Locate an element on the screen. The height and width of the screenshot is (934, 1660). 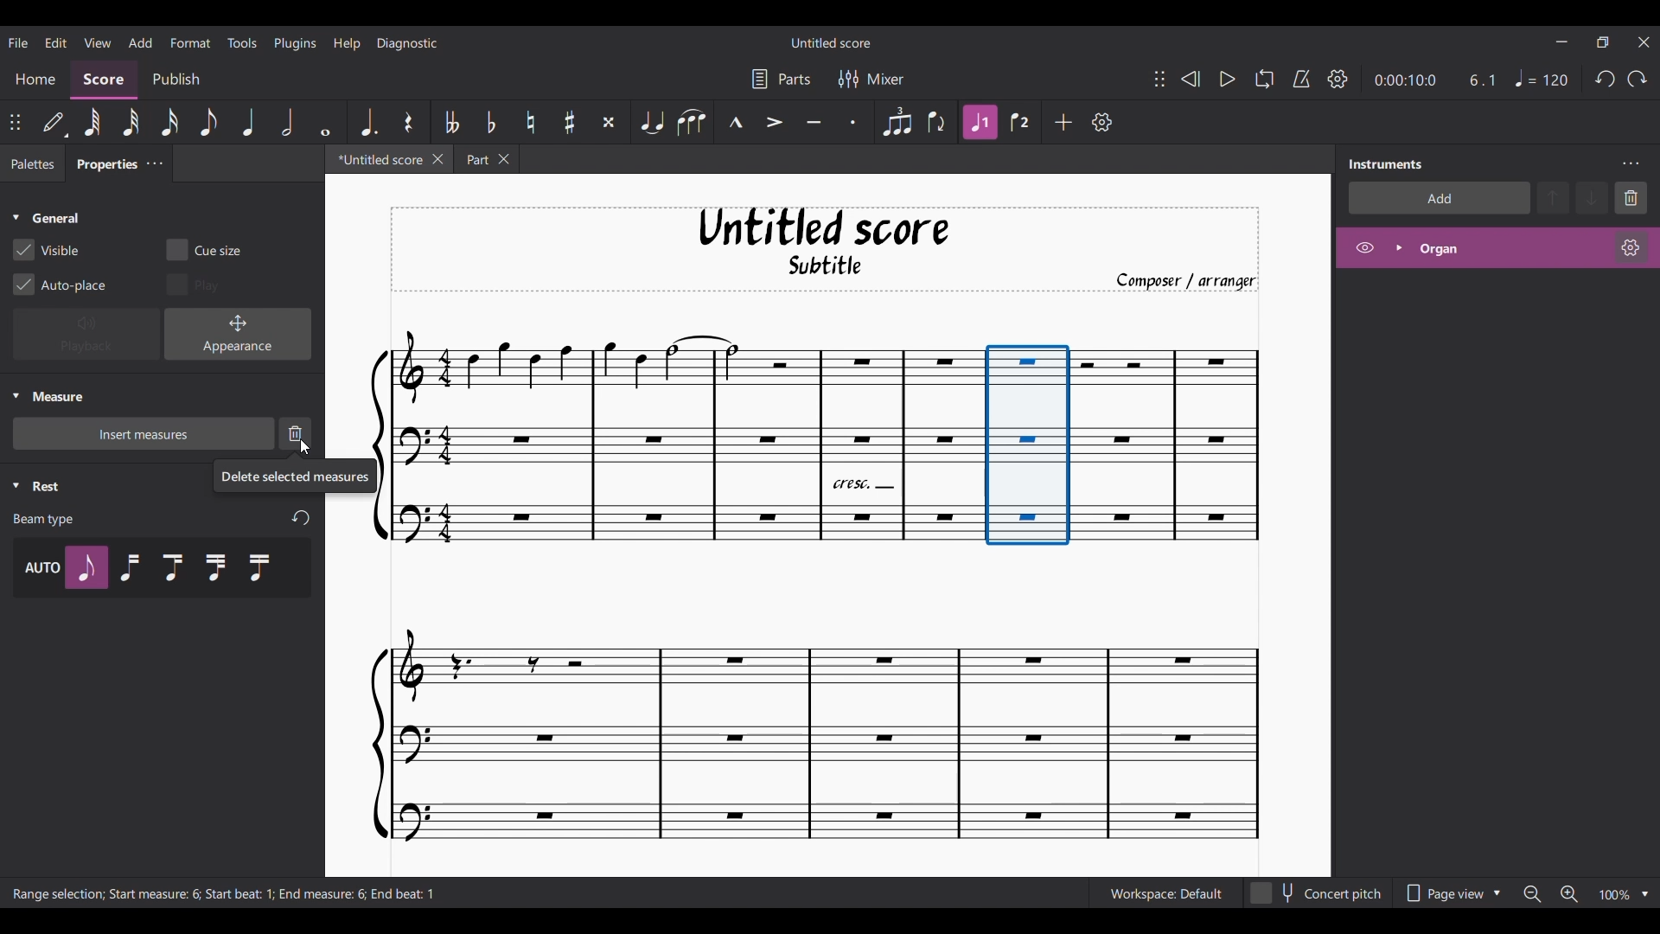
Looping playback  is located at coordinates (1264, 79).